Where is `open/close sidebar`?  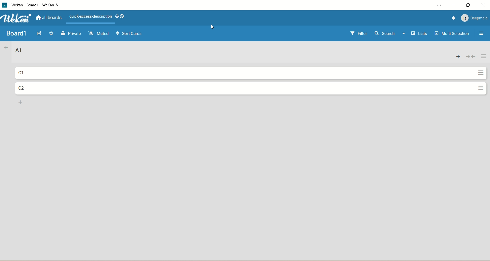 open/close sidebar is located at coordinates (482, 34).